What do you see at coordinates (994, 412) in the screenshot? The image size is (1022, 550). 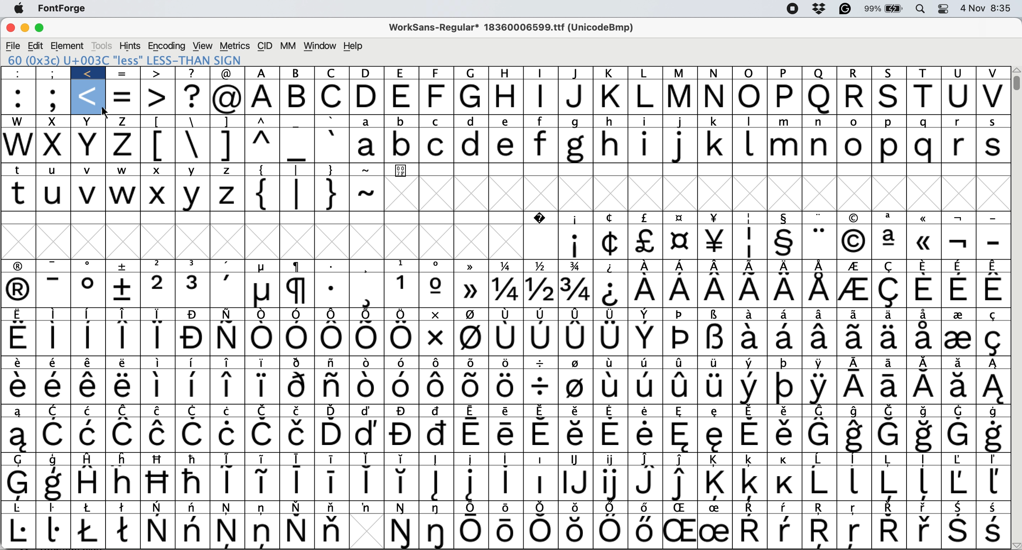 I see `Symbol` at bounding box center [994, 412].